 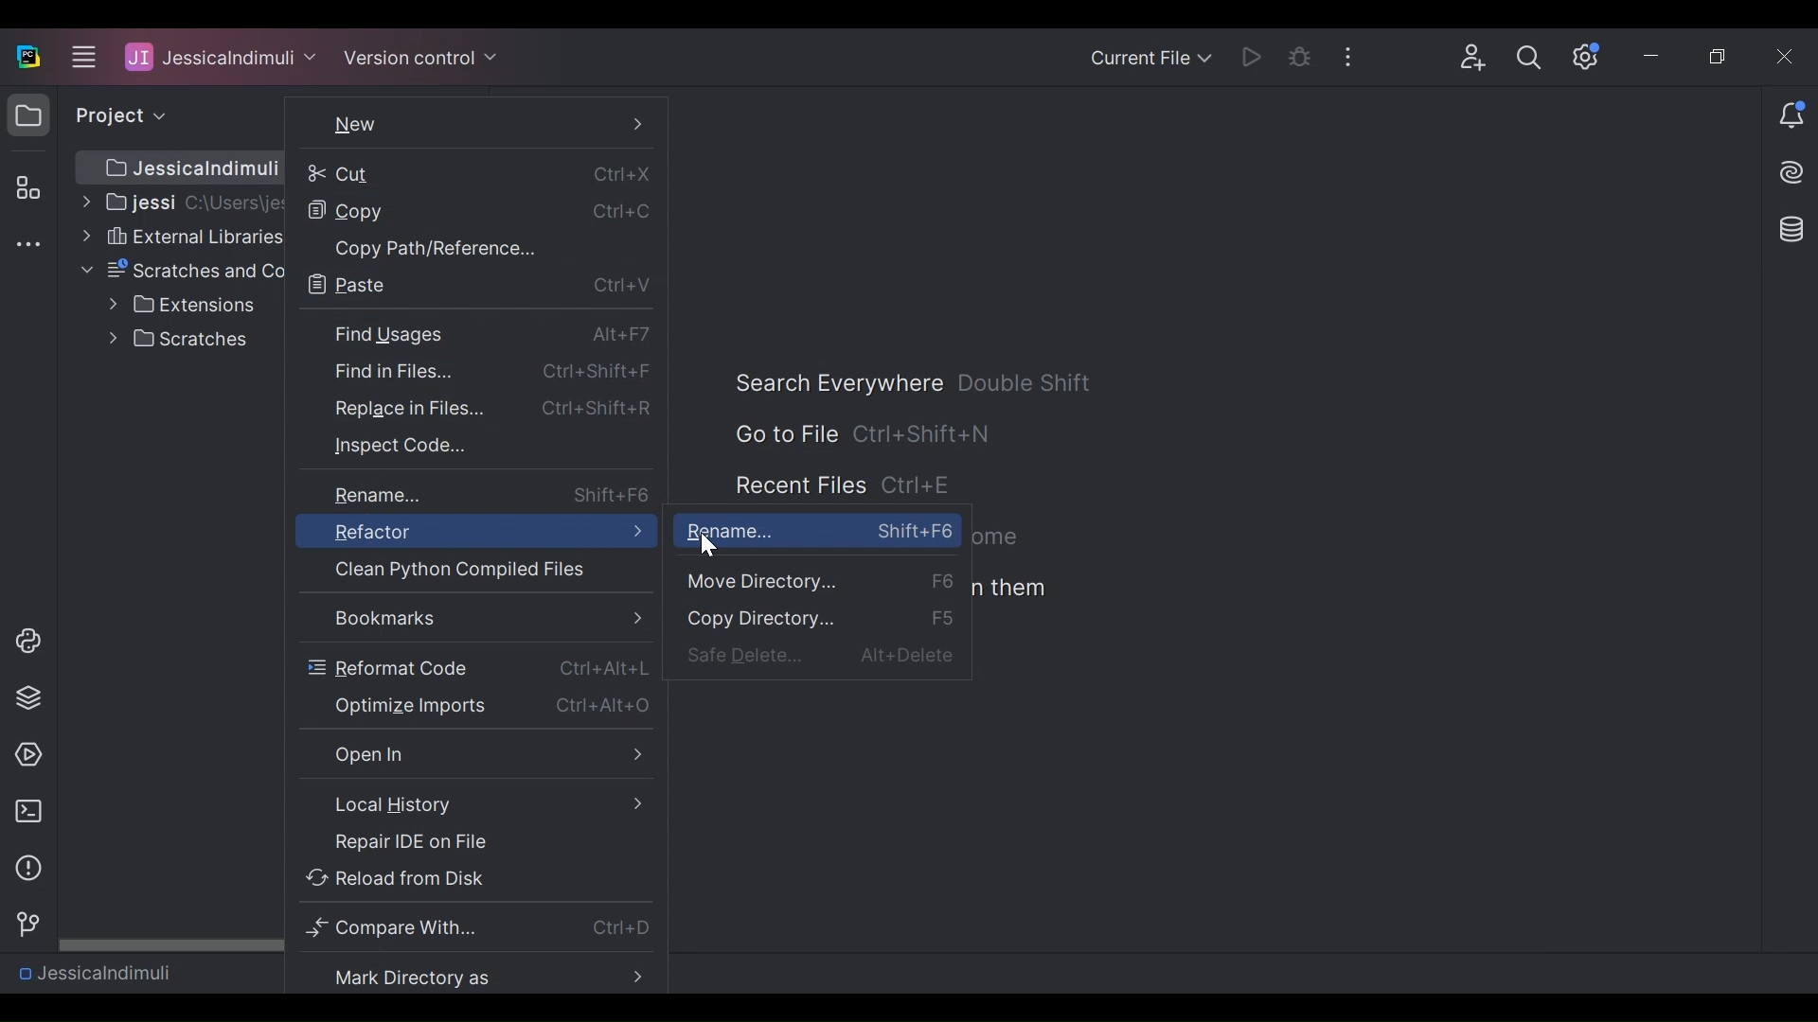 I want to click on Compare With, so click(x=479, y=928).